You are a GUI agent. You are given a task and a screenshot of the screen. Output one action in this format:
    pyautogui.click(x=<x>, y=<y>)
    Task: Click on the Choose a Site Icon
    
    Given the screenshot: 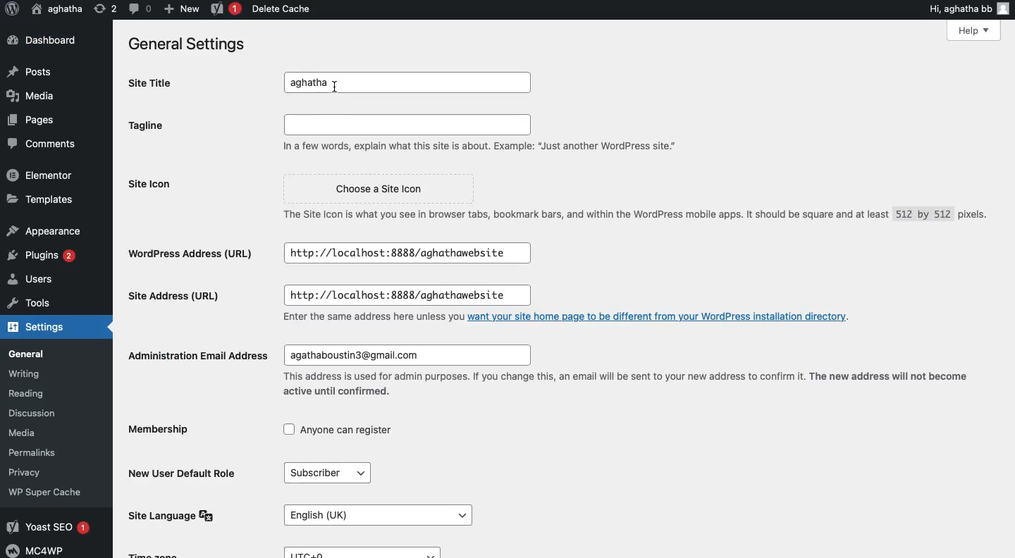 What is the action you would take?
    pyautogui.click(x=379, y=189)
    